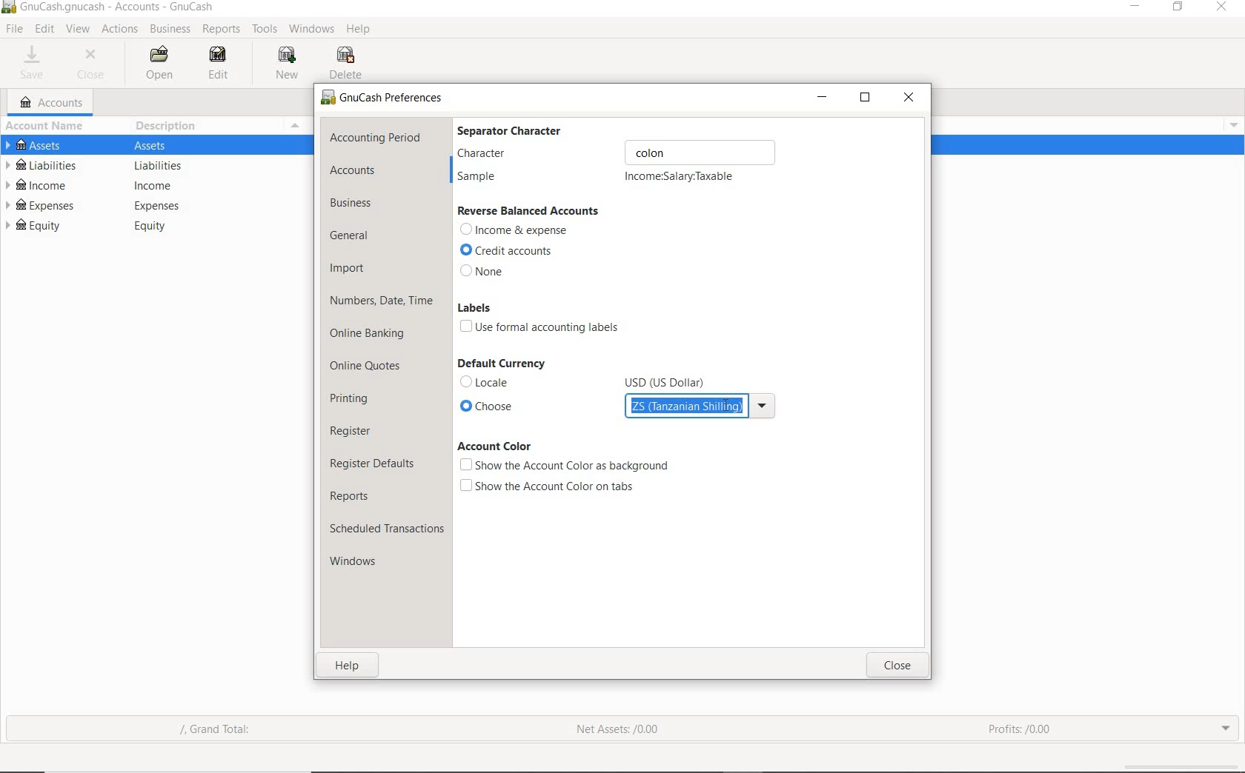 The height and width of the screenshot is (773, 1245). What do you see at coordinates (13, 30) in the screenshot?
I see `FILE` at bounding box center [13, 30].